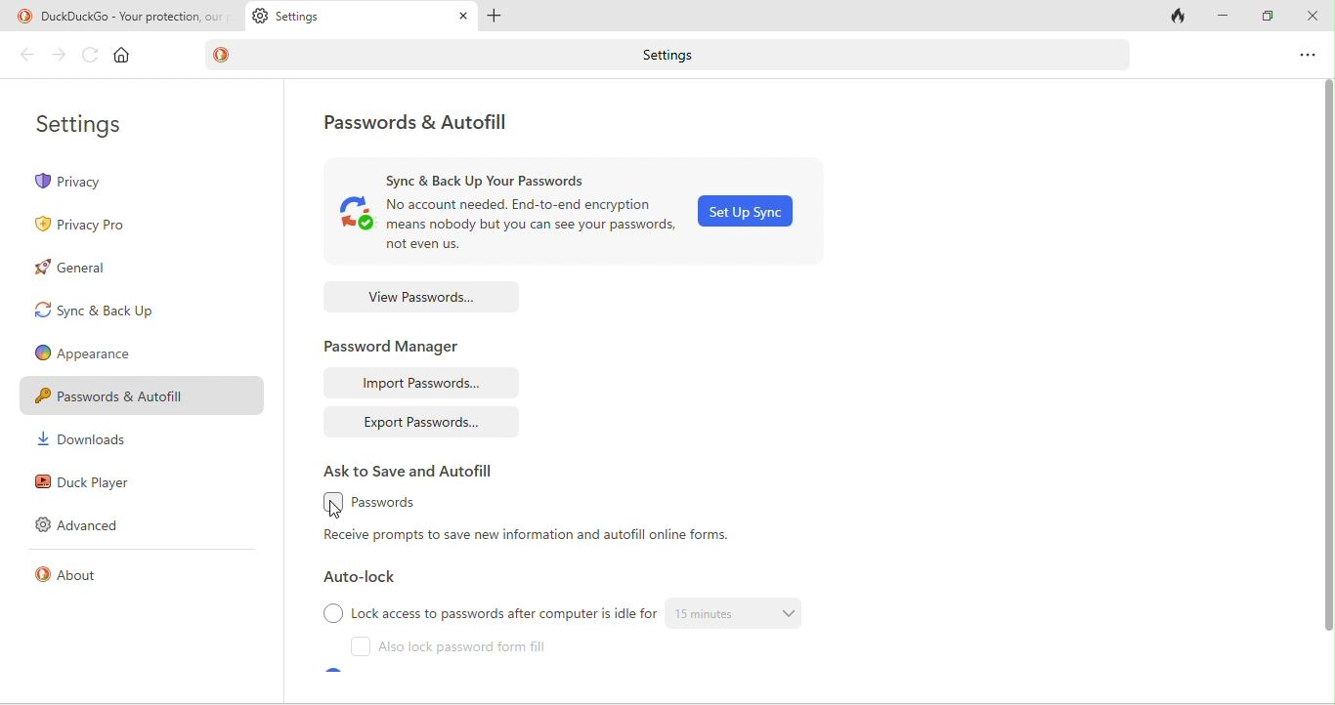 The width and height of the screenshot is (1335, 705). Describe the element at coordinates (104, 181) in the screenshot. I see `Privacy` at that location.